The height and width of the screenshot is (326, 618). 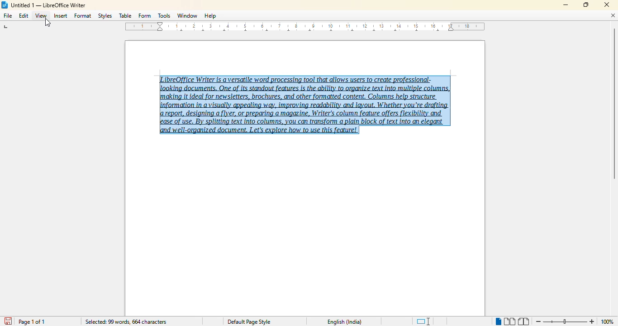 What do you see at coordinates (164, 16) in the screenshot?
I see `tools` at bounding box center [164, 16].